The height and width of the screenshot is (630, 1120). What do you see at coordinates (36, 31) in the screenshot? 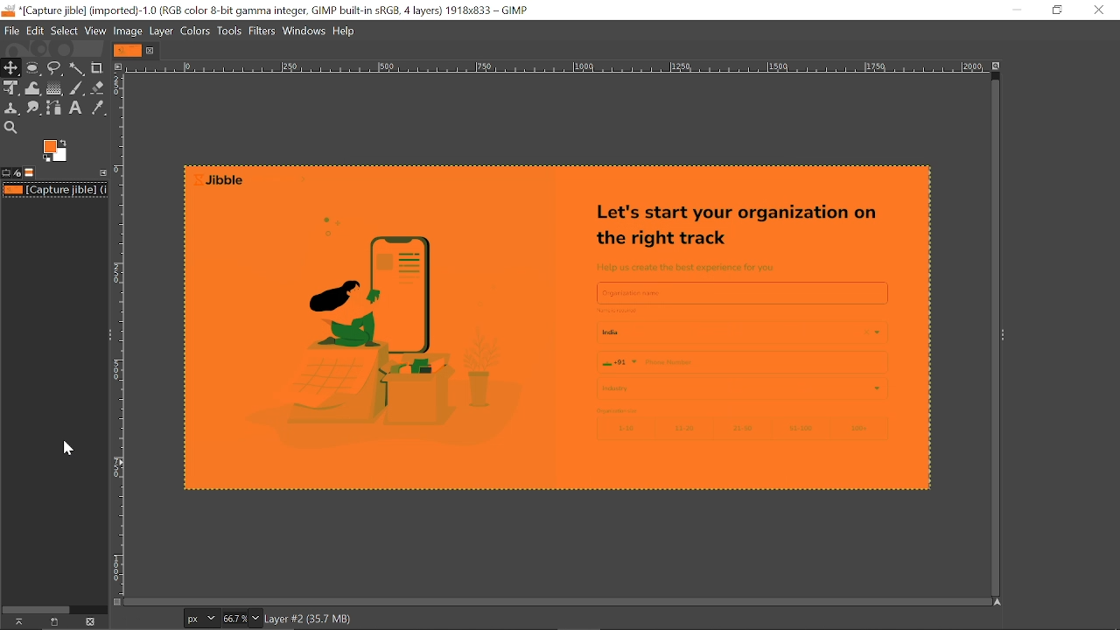
I see `Edit` at bounding box center [36, 31].